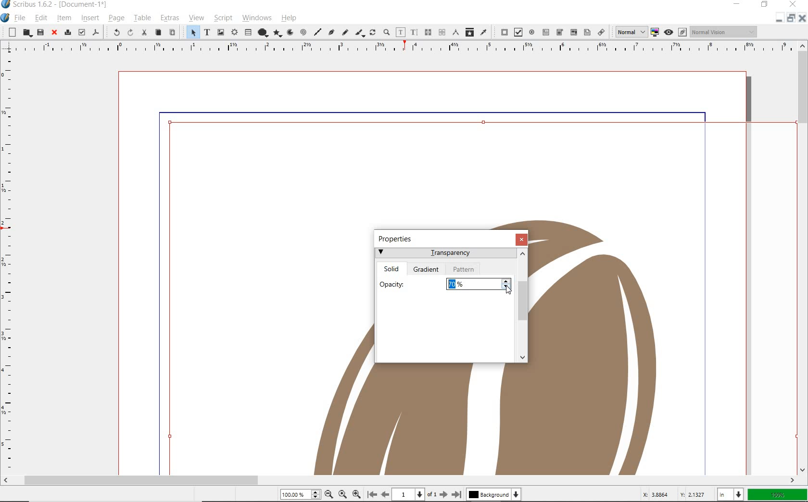  I want to click on preflight verifier, so click(81, 33).